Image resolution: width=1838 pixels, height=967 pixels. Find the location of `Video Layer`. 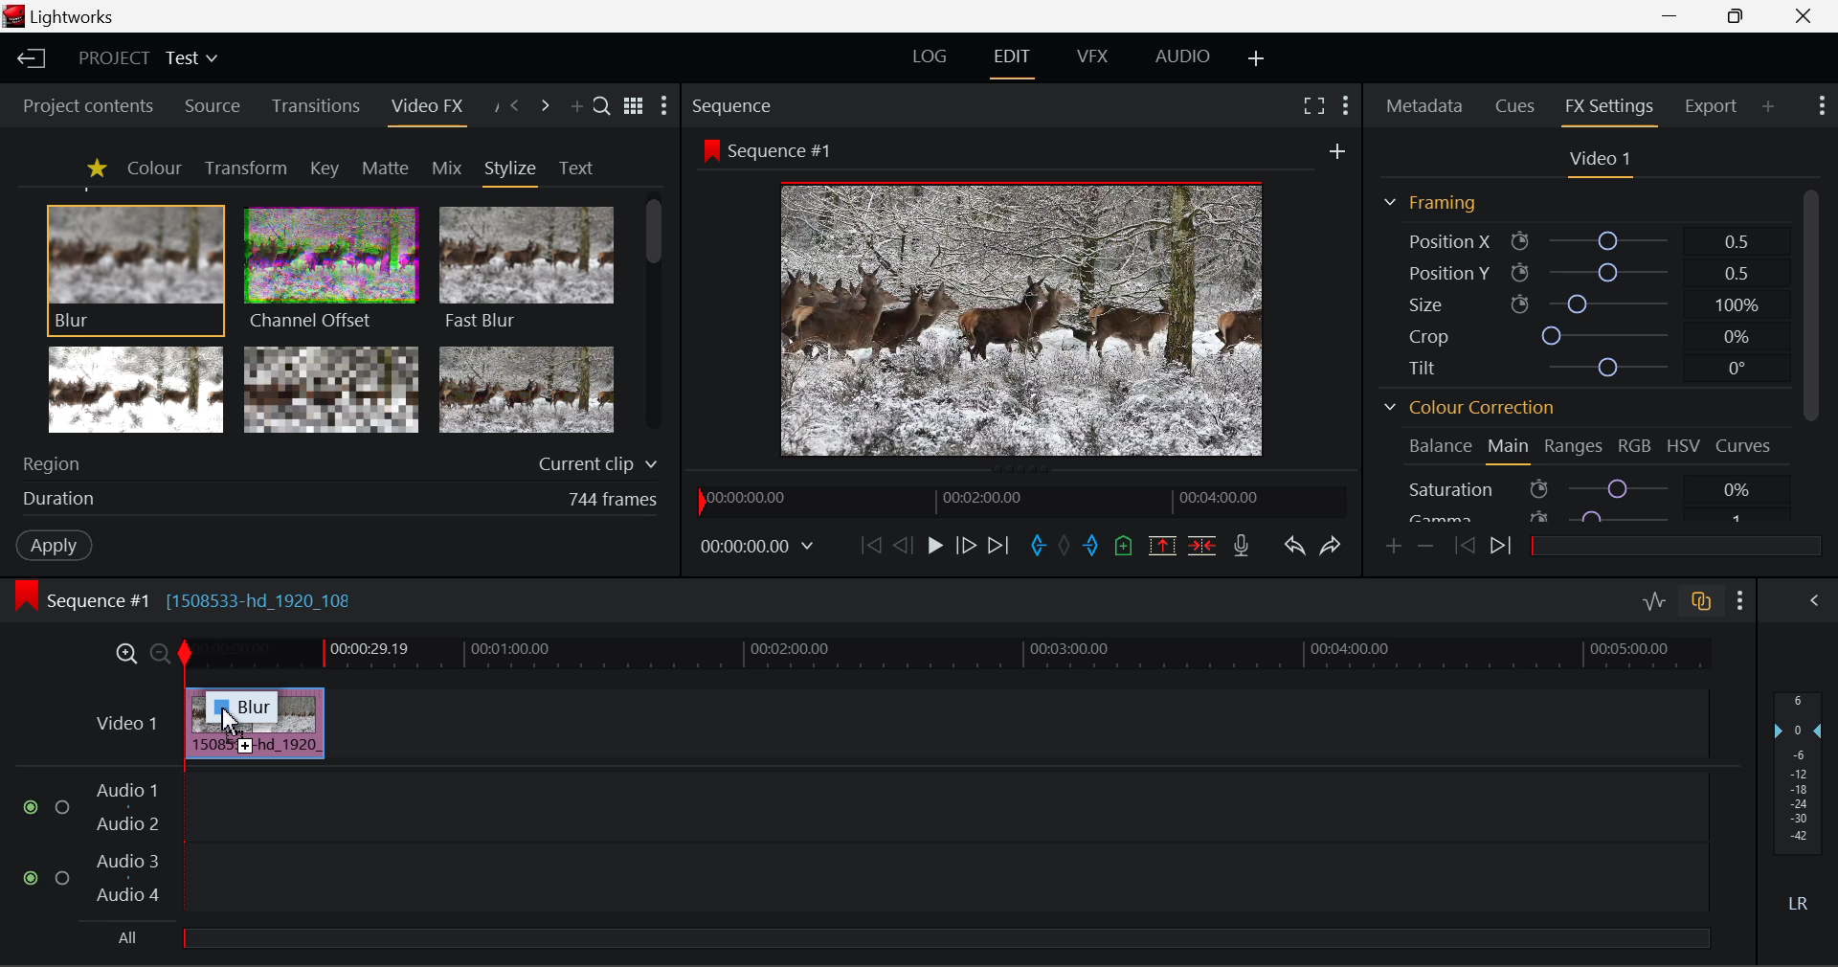

Video Layer is located at coordinates (123, 722).